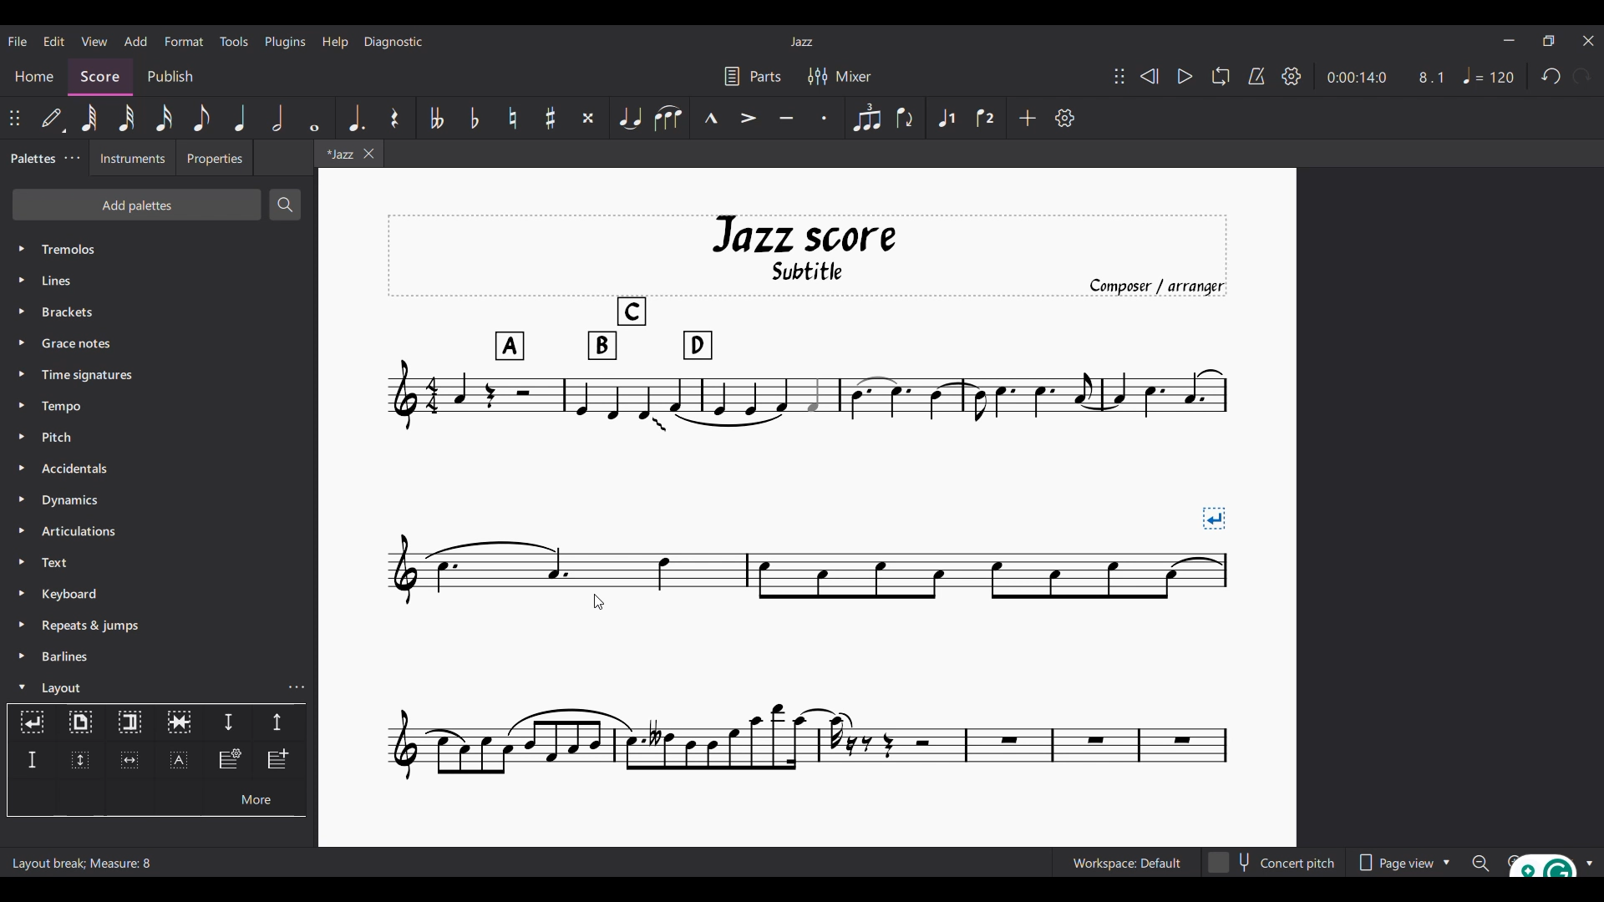  I want to click on Insert vertical frame, so click(79, 761).